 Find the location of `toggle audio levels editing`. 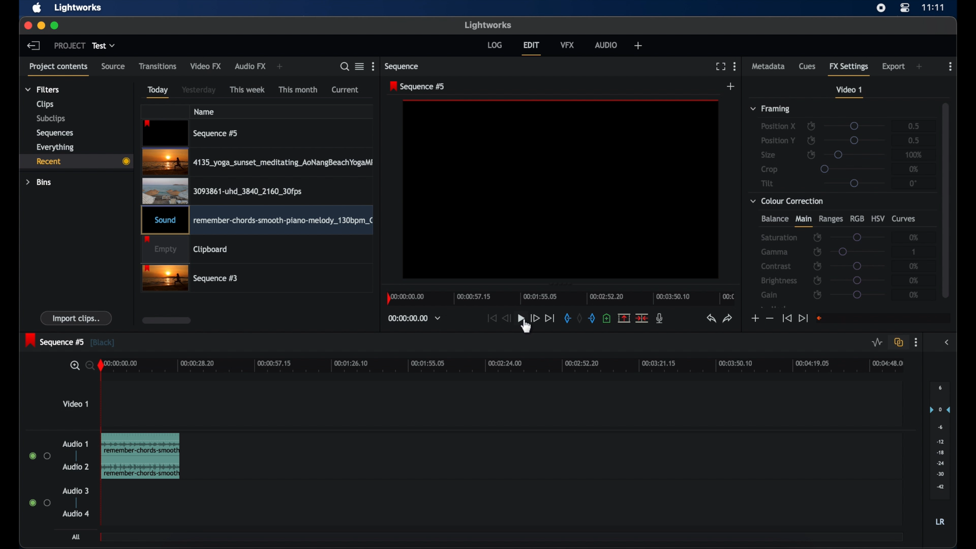

toggle audio levels editing is located at coordinates (877, 343).